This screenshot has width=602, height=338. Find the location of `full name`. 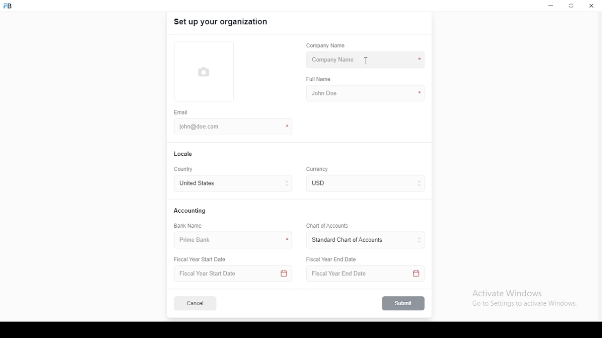

full name is located at coordinates (321, 79).